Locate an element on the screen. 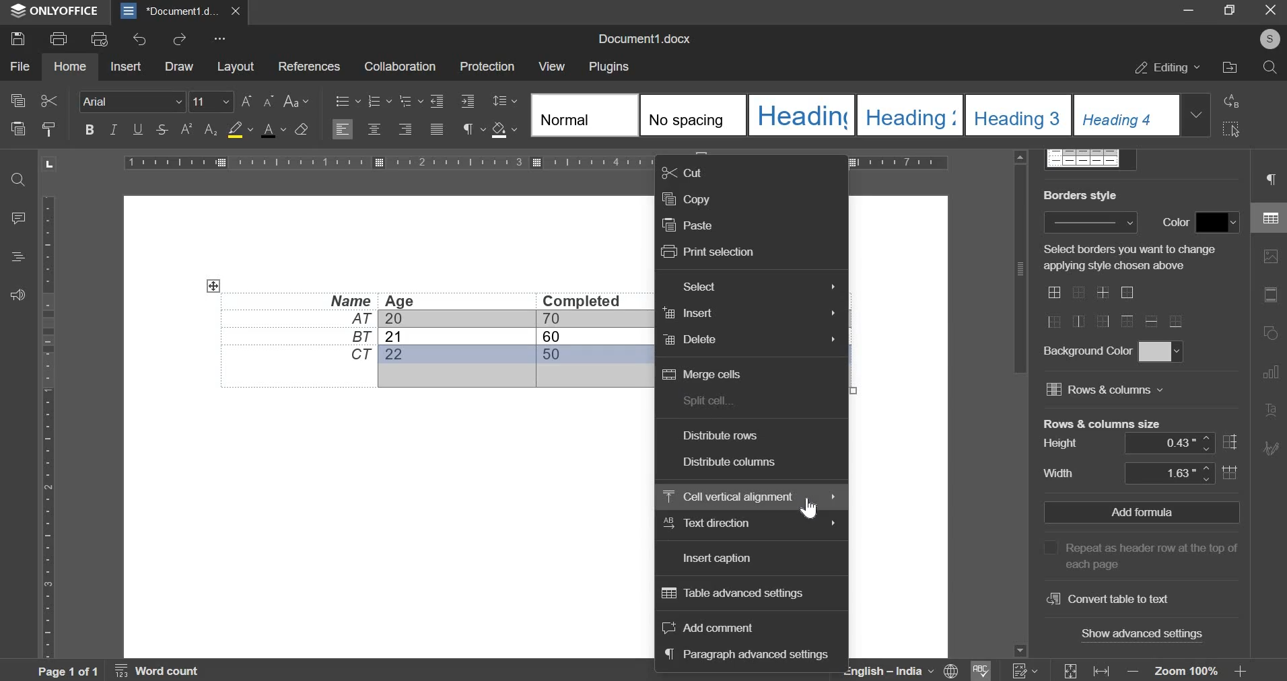 This screenshot has width=1287, height=681. superscript and subscript is located at coordinates (197, 129).